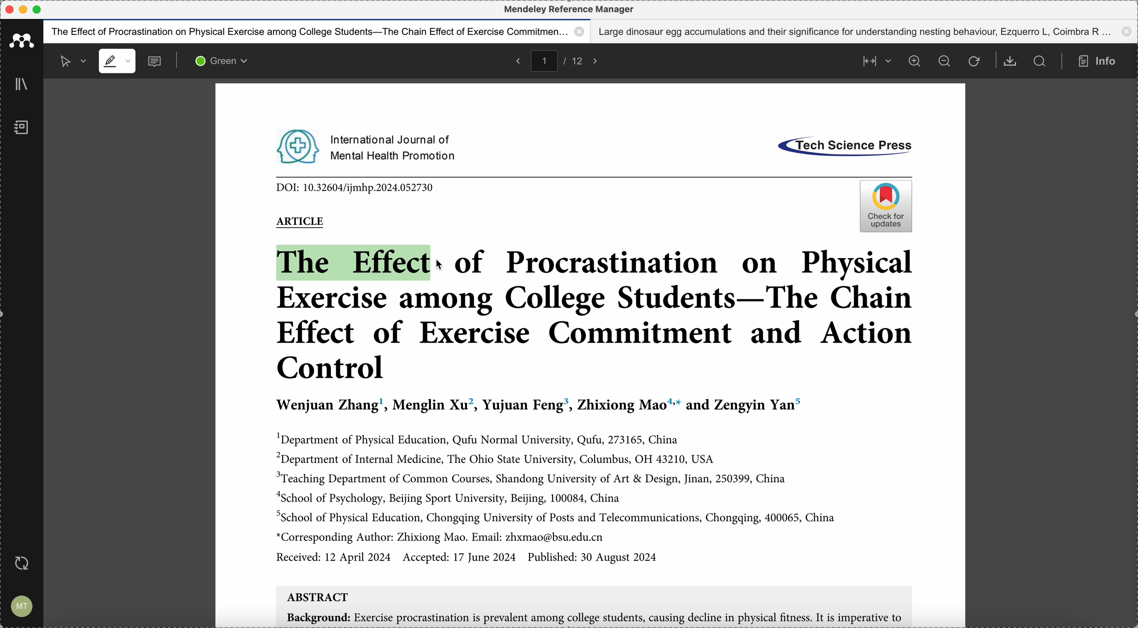 The width and height of the screenshot is (1138, 628). What do you see at coordinates (331, 455) in the screenshot?
I see `pdf opened` at bounding box center [331, 455].